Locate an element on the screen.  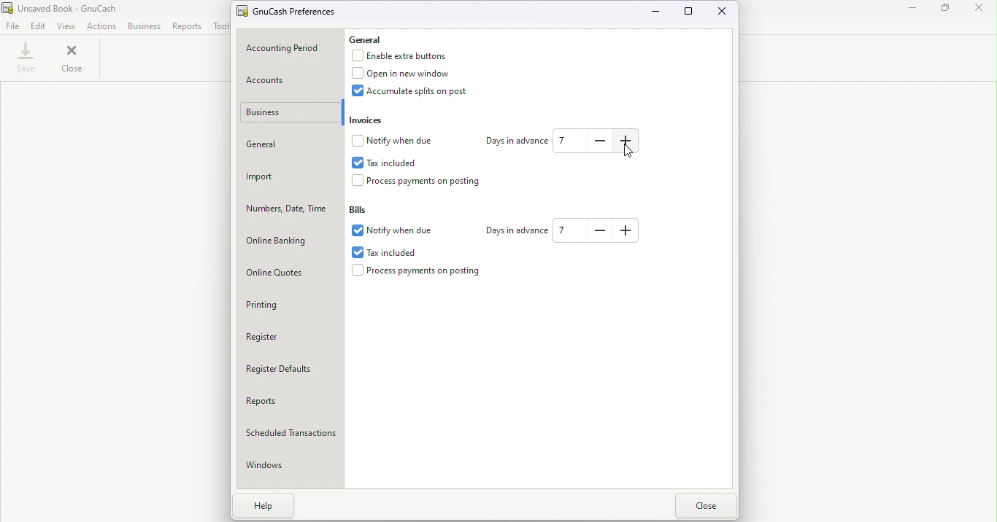
View is located at coordinates (67, 26).